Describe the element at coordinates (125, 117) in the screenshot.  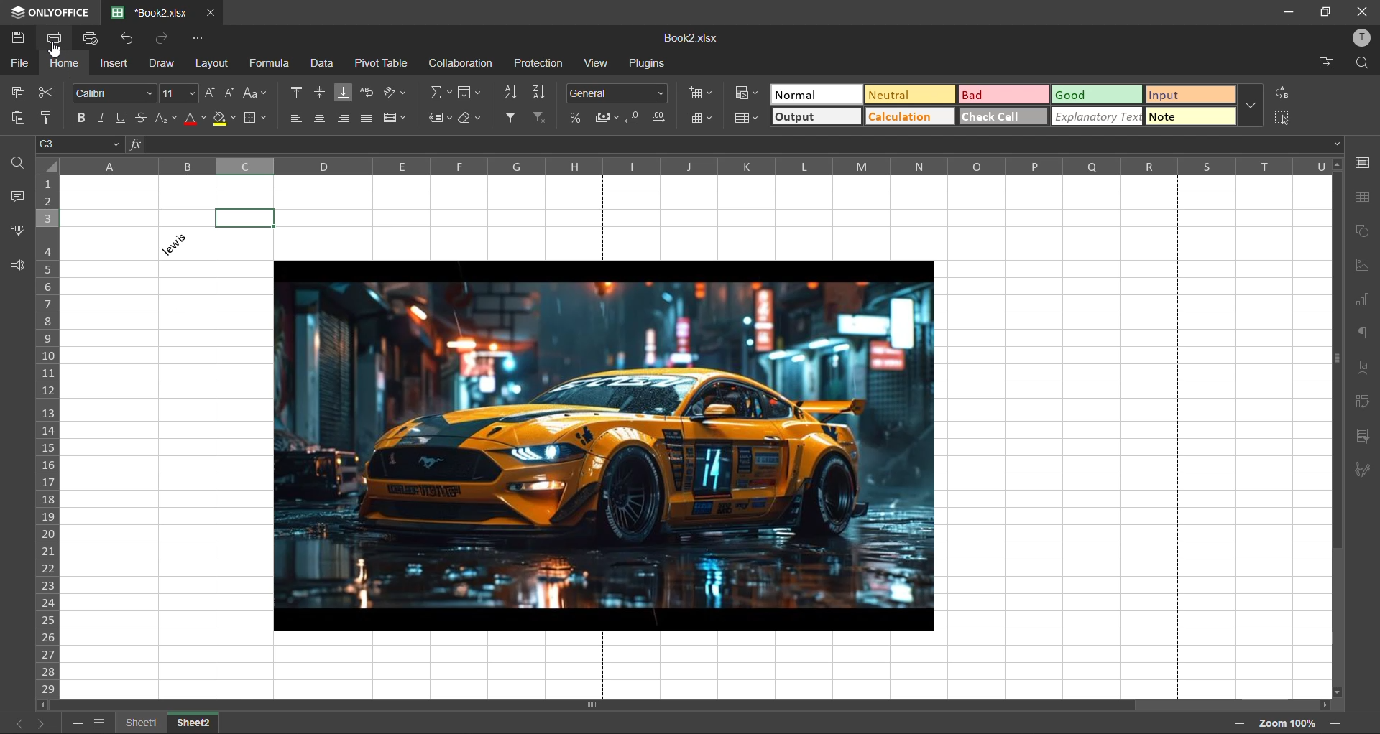
I see `underline` at that location.